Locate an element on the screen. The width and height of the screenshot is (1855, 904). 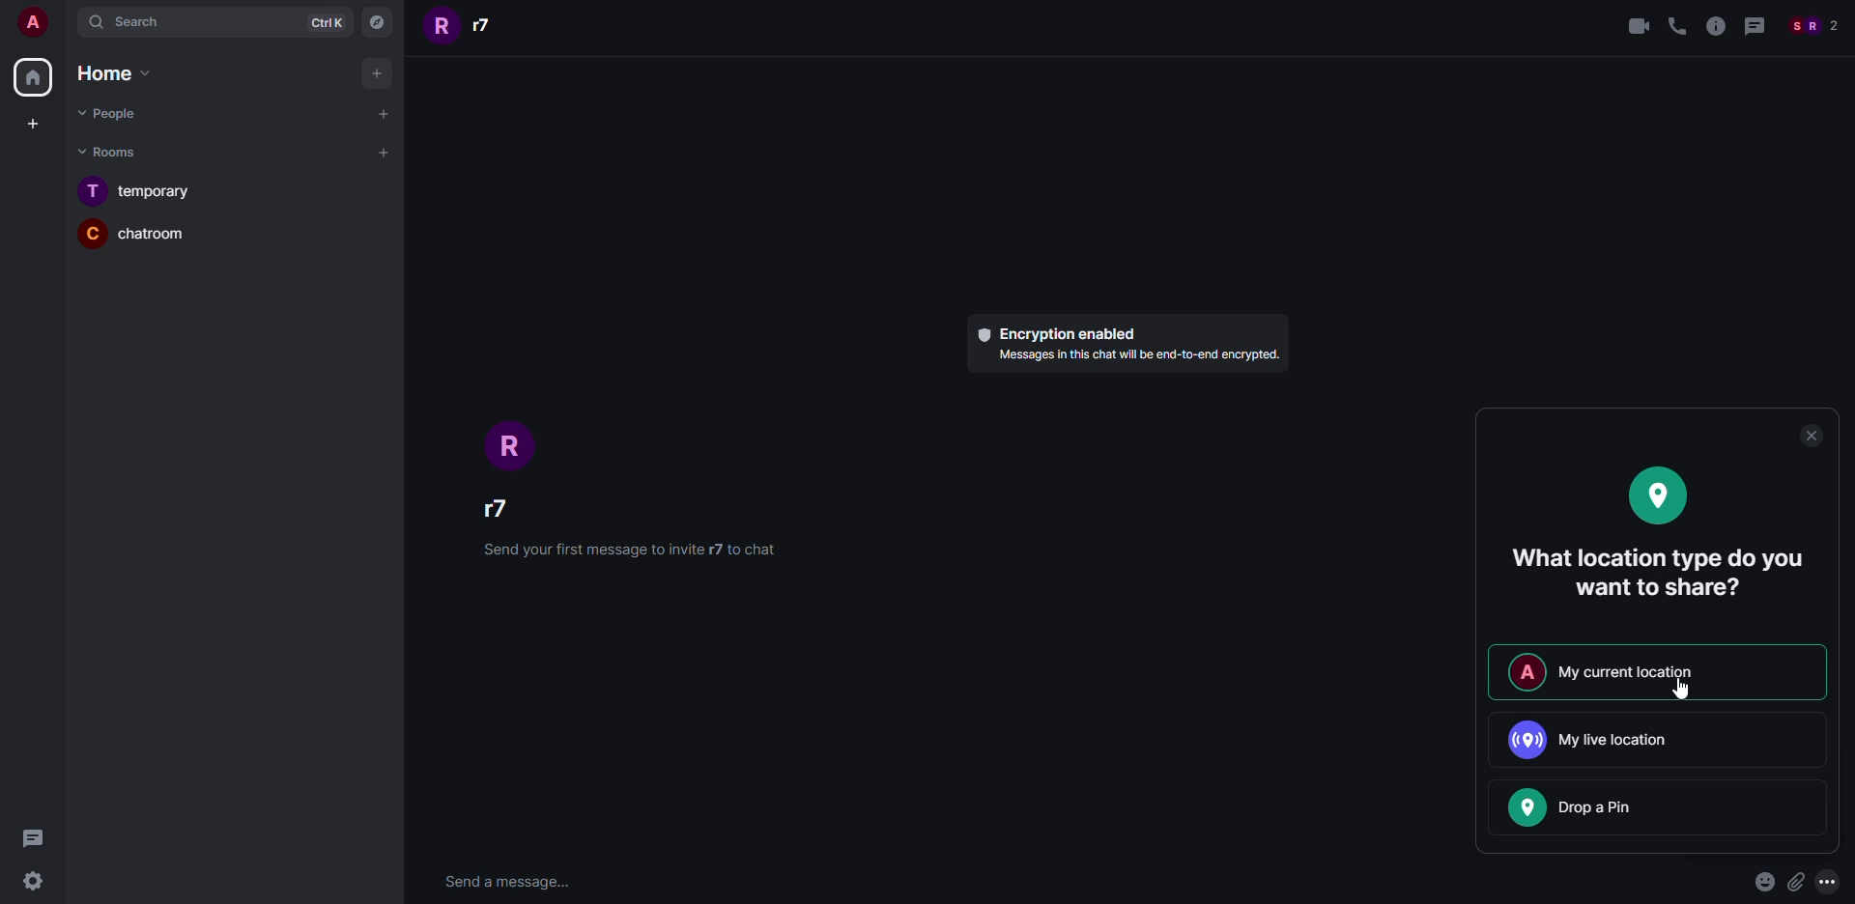
Home is located at coordinates (31, 77).